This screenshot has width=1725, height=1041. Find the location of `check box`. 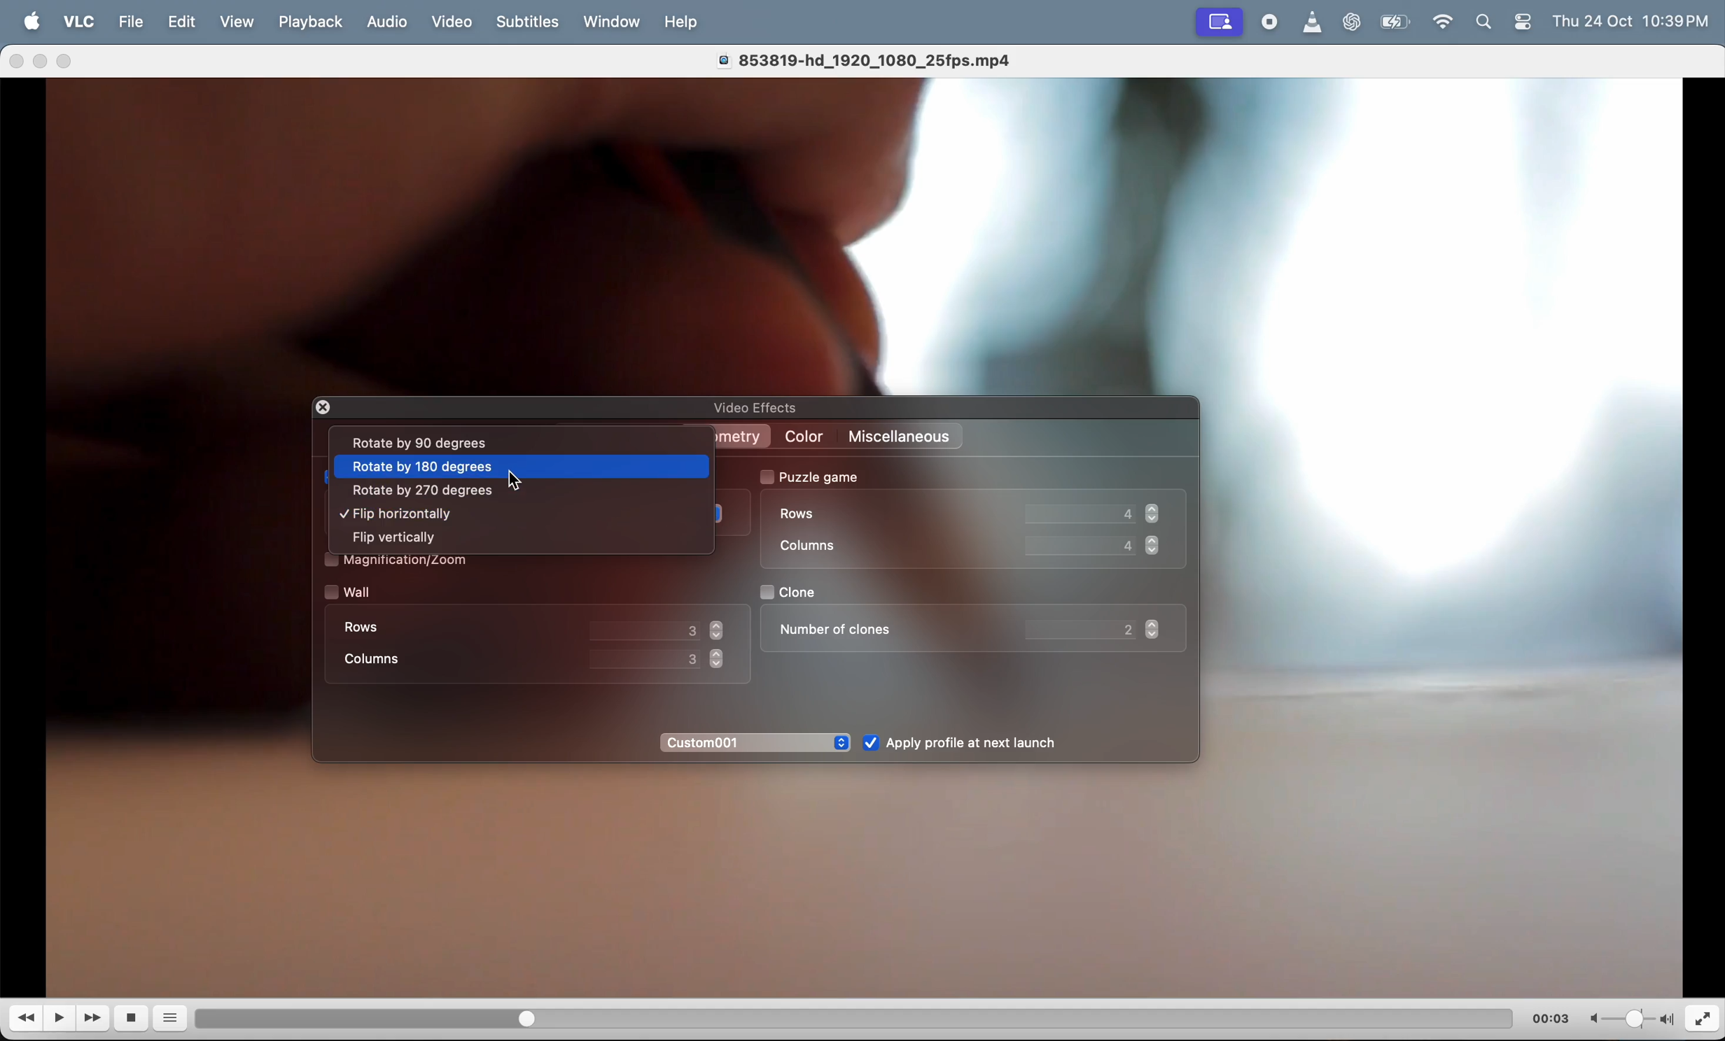

check box is located at coordinates (767, 476).